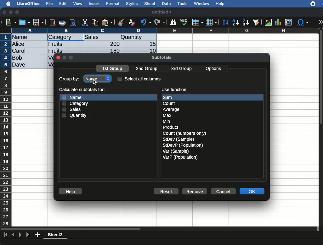 Image resolution: width=323 pixels, height=245 pixels. What do you see at coordinates (56, 44) in the screenshot?
I see `Fruits` at bounding box center [56, 44].